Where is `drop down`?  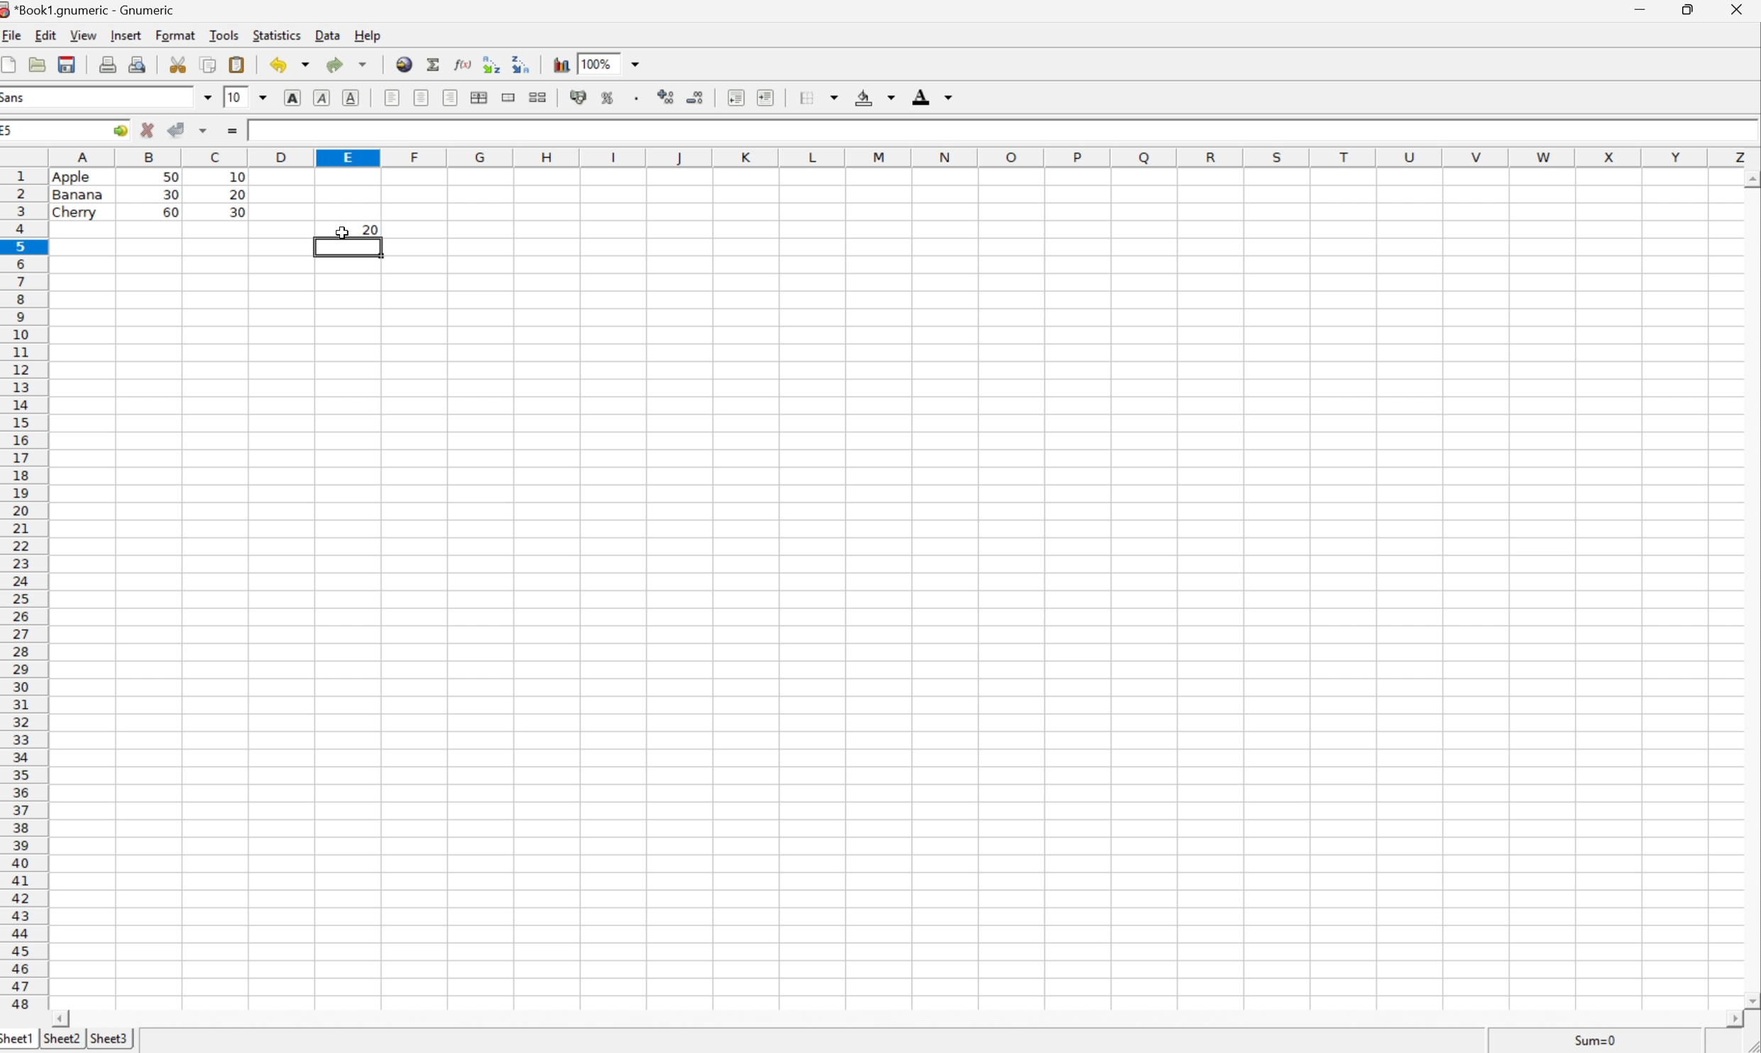 drop down is located at coordinates (261, 99).